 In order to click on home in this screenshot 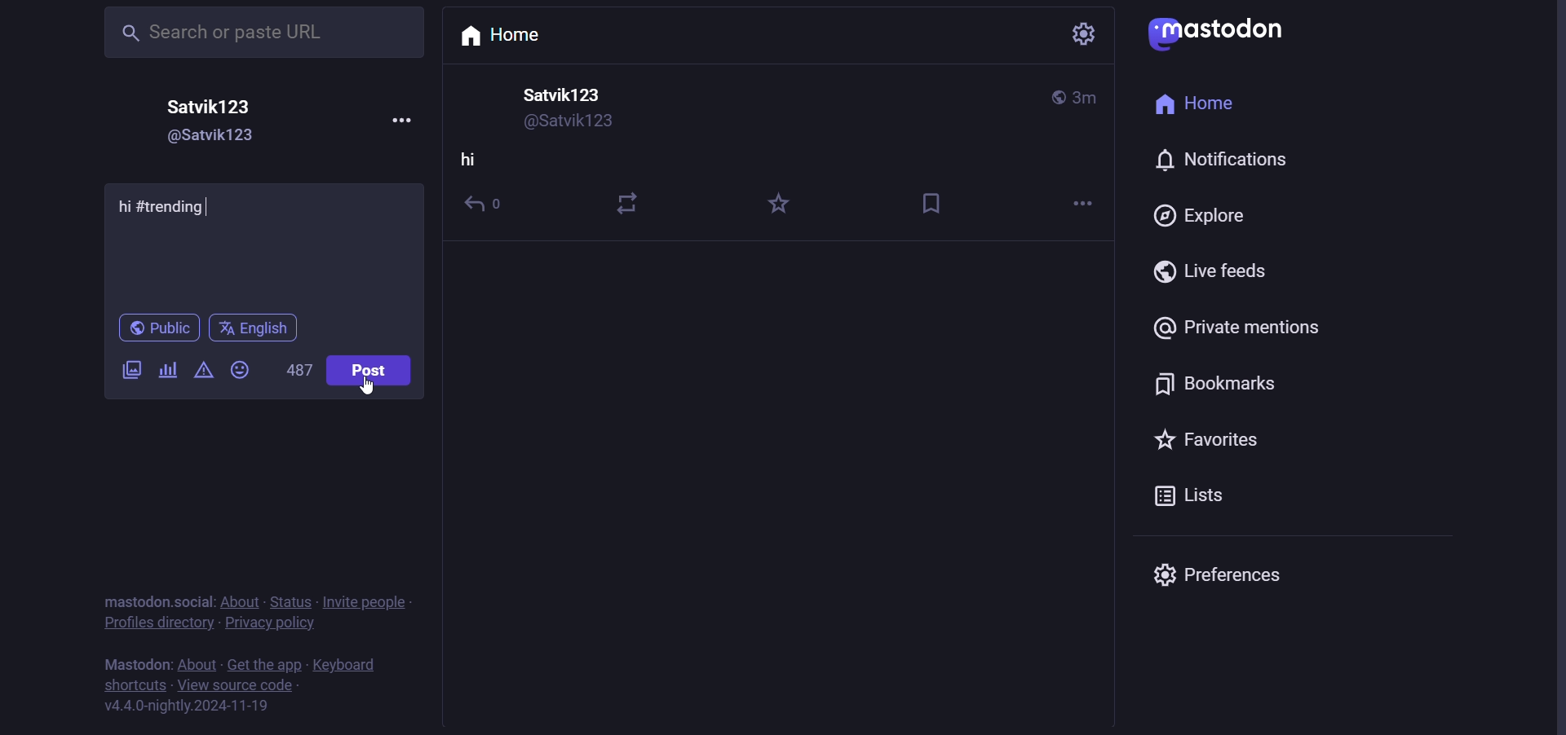, I will do `click(510, 34)`.